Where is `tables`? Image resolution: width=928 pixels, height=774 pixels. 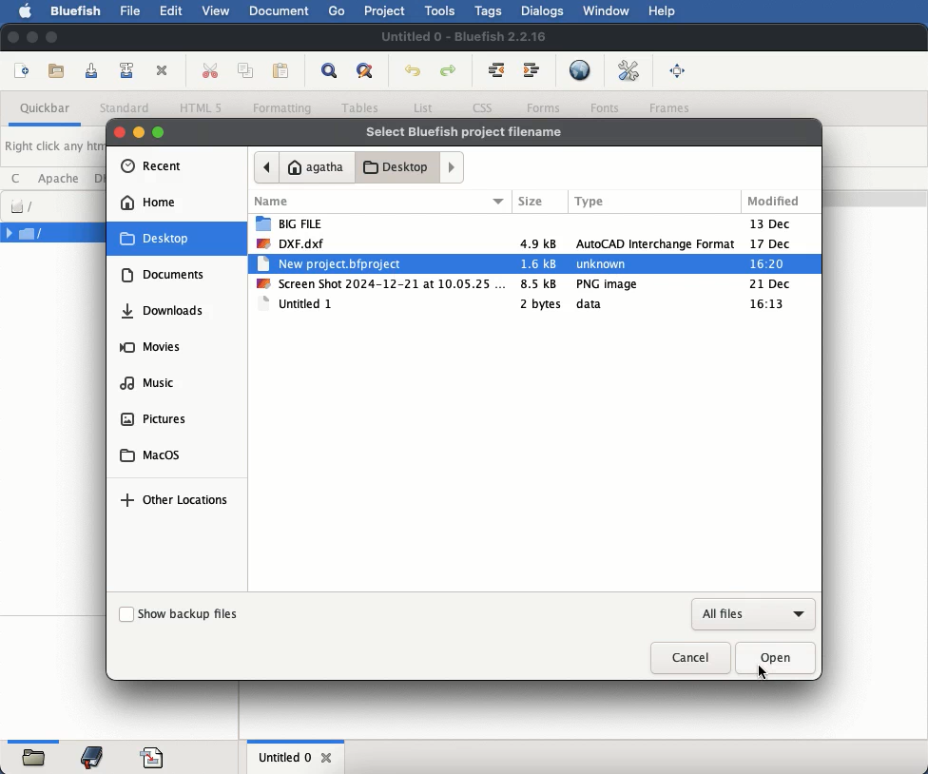
tables is located at coordinates (362, 108).